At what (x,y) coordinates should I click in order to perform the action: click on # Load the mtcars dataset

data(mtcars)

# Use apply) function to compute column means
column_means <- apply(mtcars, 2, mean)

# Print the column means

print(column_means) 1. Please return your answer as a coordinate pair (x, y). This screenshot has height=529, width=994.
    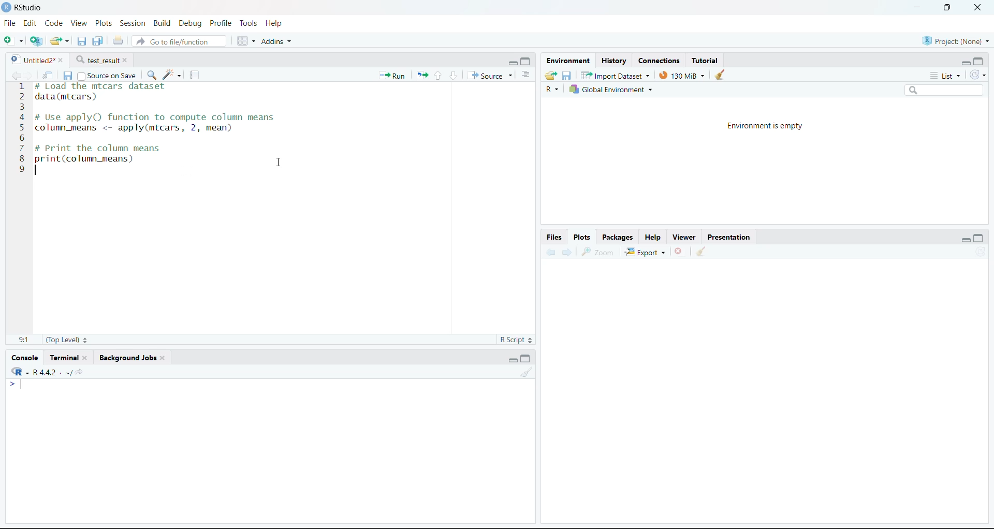
    Looking at the image, I should click on (163, 137).